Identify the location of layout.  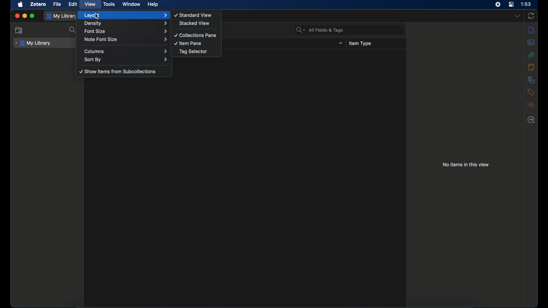
(125, 15).